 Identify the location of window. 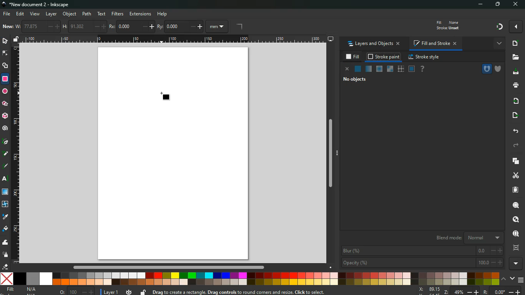
(390, 70).